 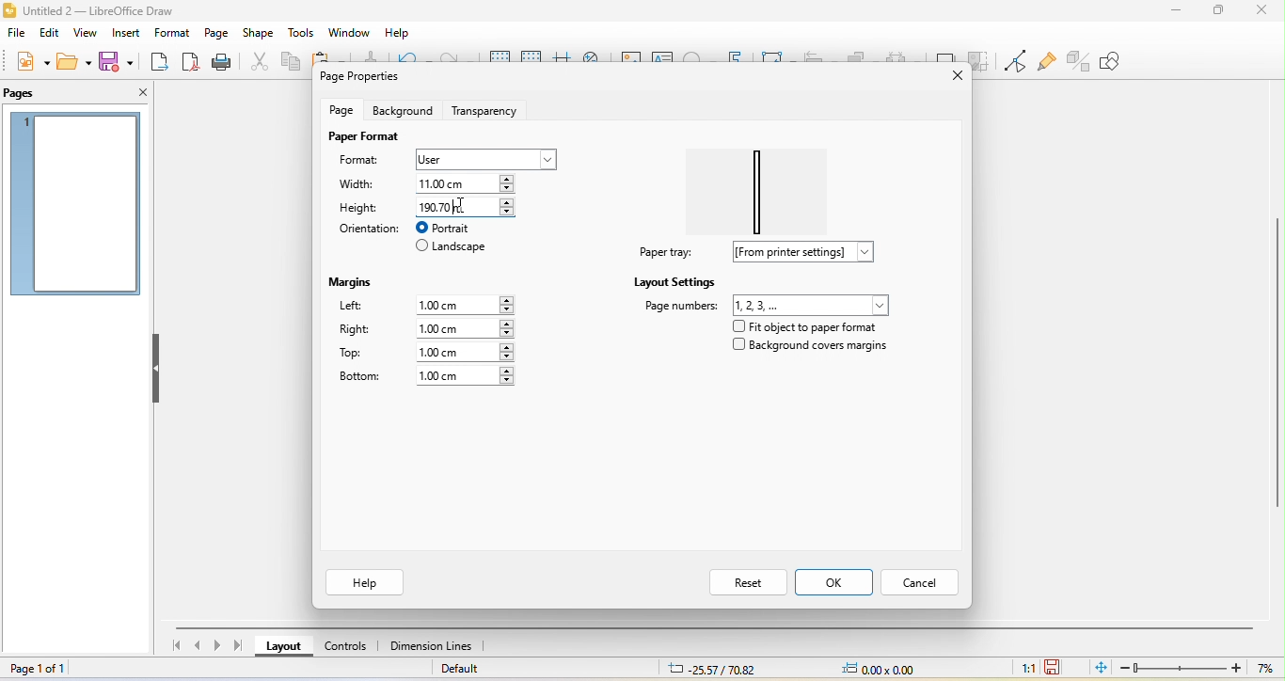 I want to click on shape, so click(x=259, y=34).